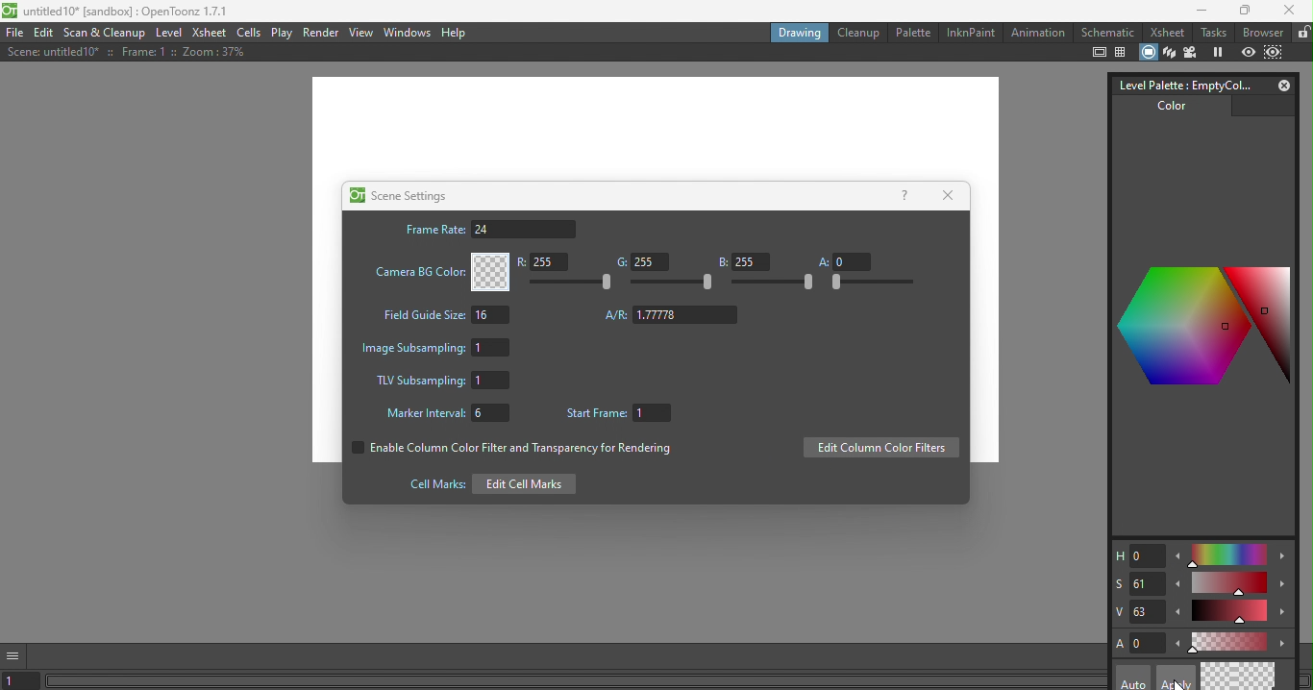  I want to click on Preview, so click(1249, 52).